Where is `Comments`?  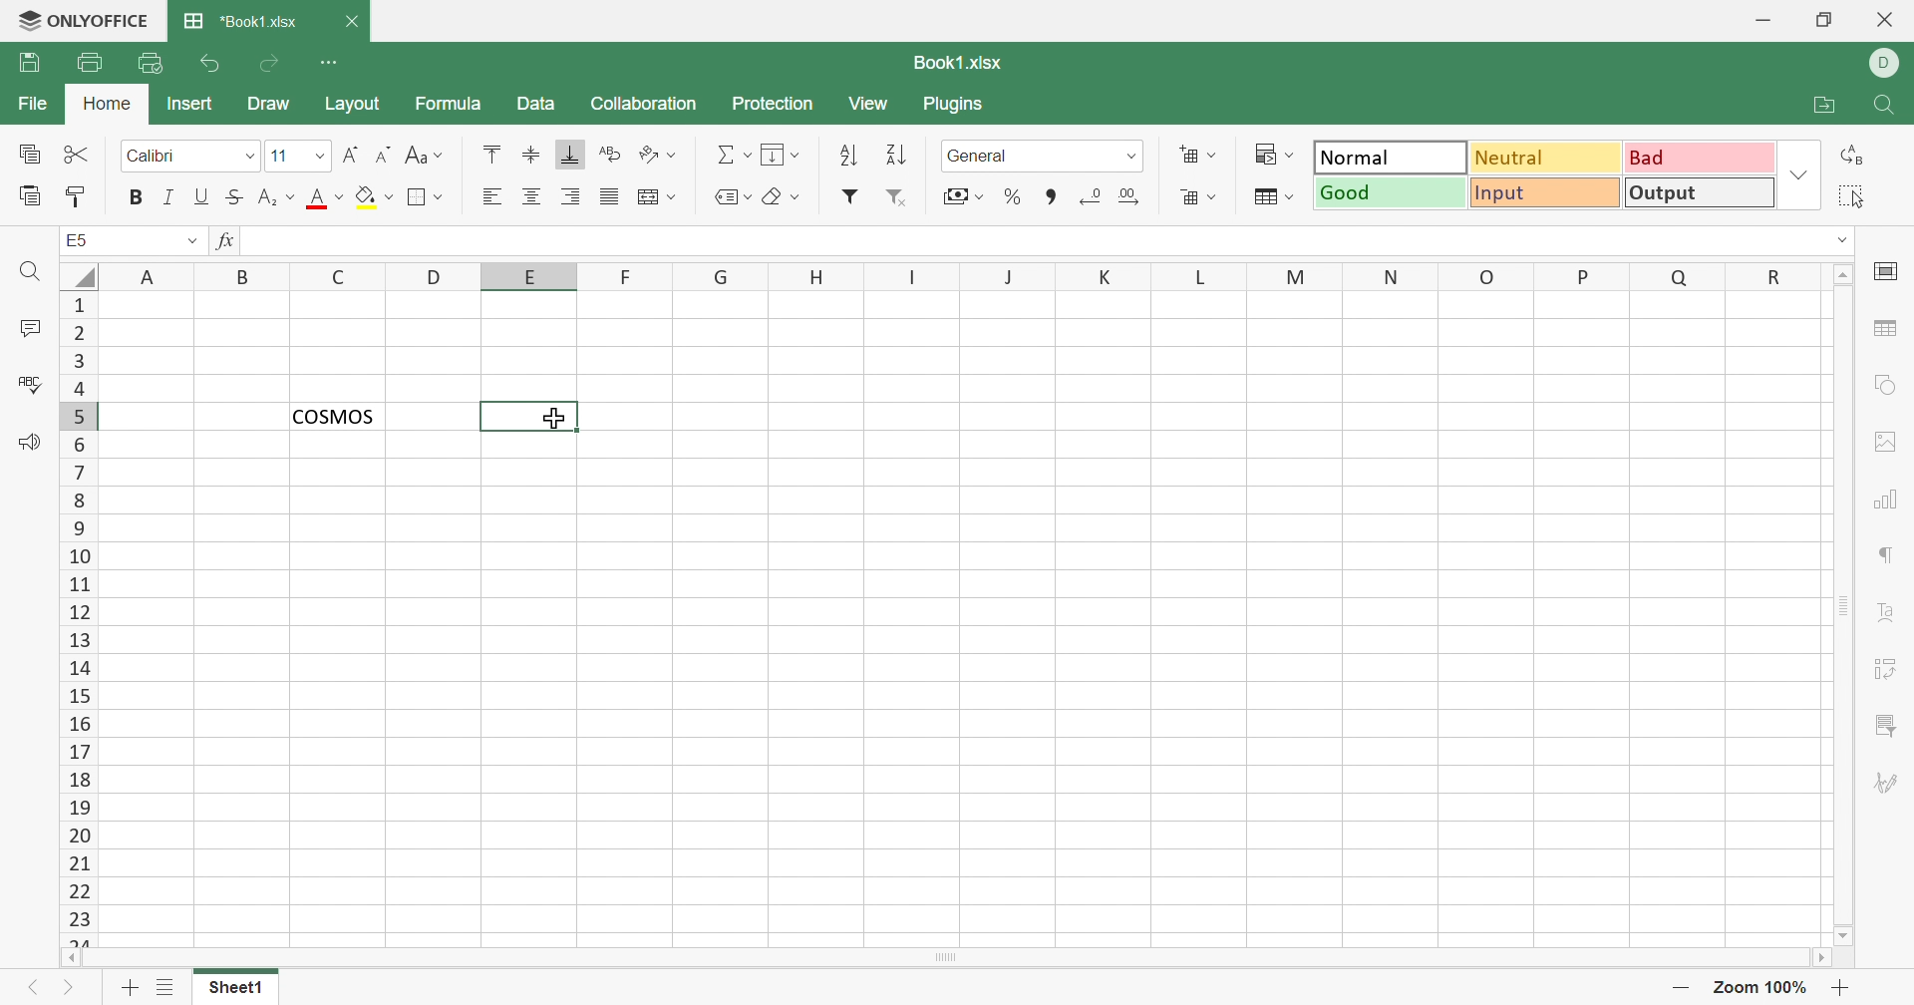
Comments is located at coordinates (28, 327).